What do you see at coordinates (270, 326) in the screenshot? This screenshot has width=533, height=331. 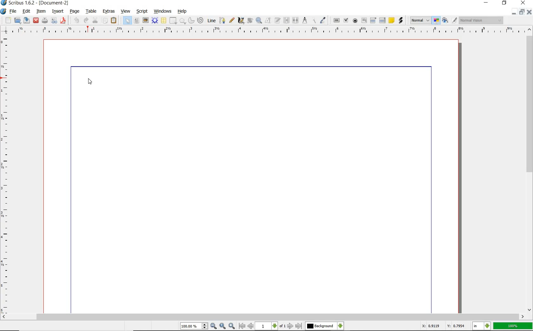 I see `select current page` at bounding box center [270, 326].